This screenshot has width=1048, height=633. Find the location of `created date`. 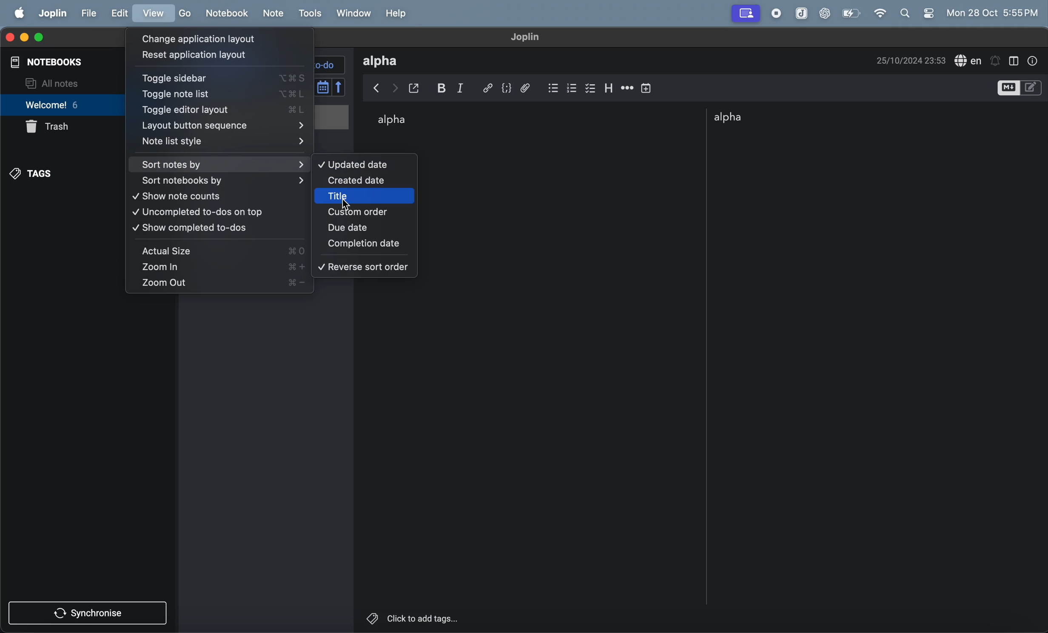

created date is located at coordinates (361, 182).